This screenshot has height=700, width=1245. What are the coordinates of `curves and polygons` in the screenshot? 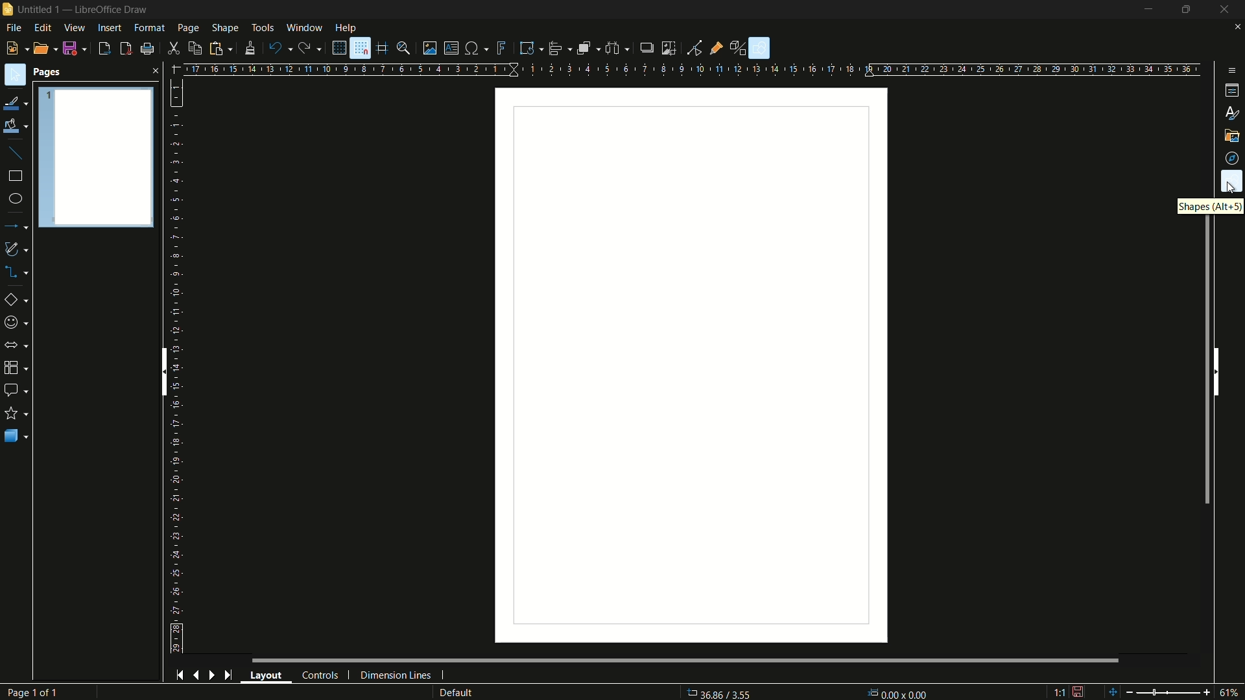 It's located at (18, 250).